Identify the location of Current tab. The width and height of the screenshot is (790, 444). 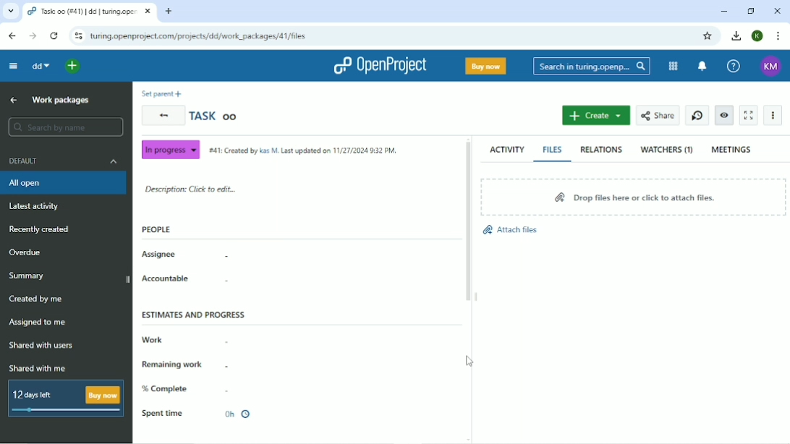
(90, 11).